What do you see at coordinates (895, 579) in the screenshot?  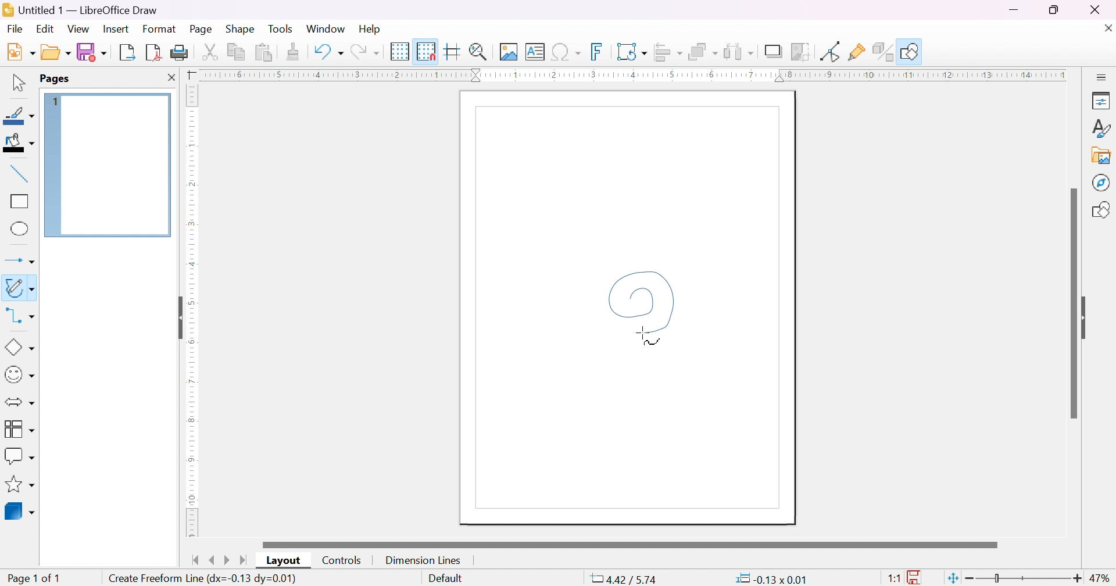 I see `1:1` at bounding box center [895, 579].